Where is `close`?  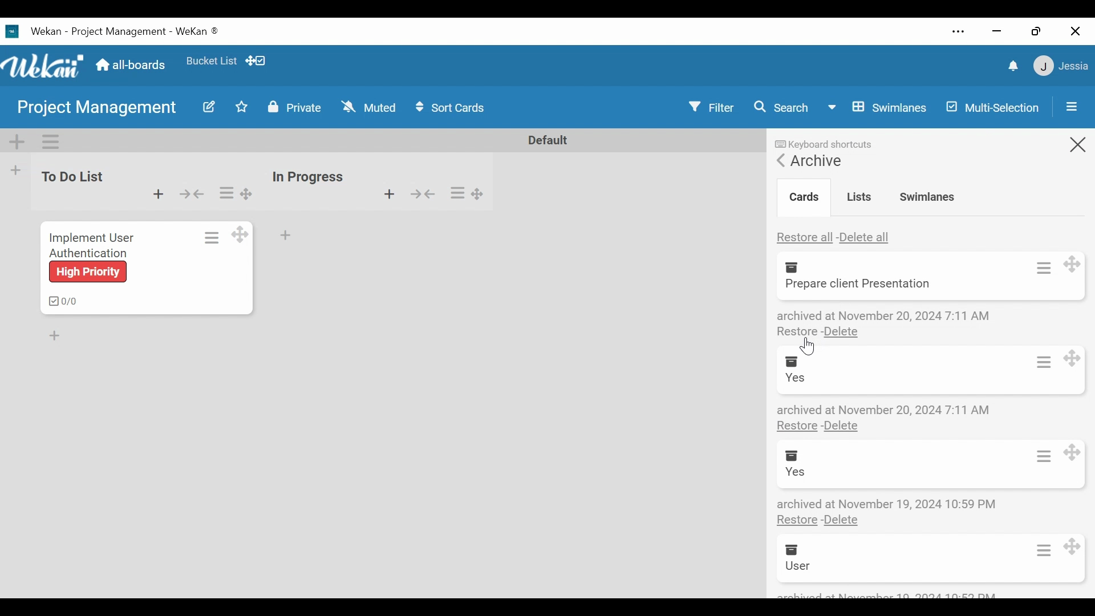
close is located at coordinates (1071, 147).